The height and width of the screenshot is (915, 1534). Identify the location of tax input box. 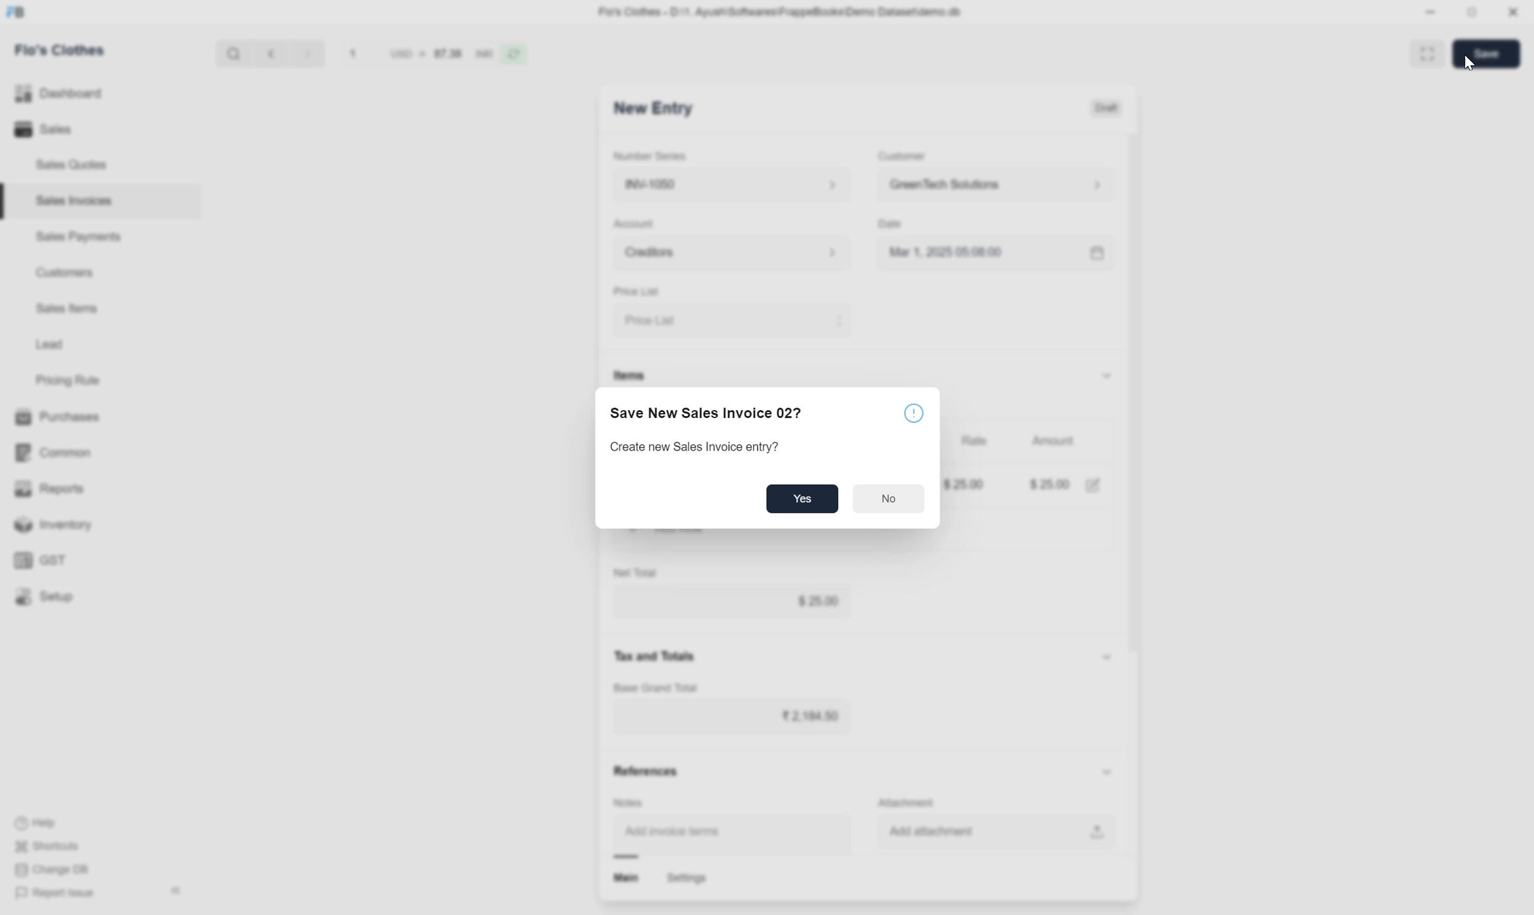
(733, 721).